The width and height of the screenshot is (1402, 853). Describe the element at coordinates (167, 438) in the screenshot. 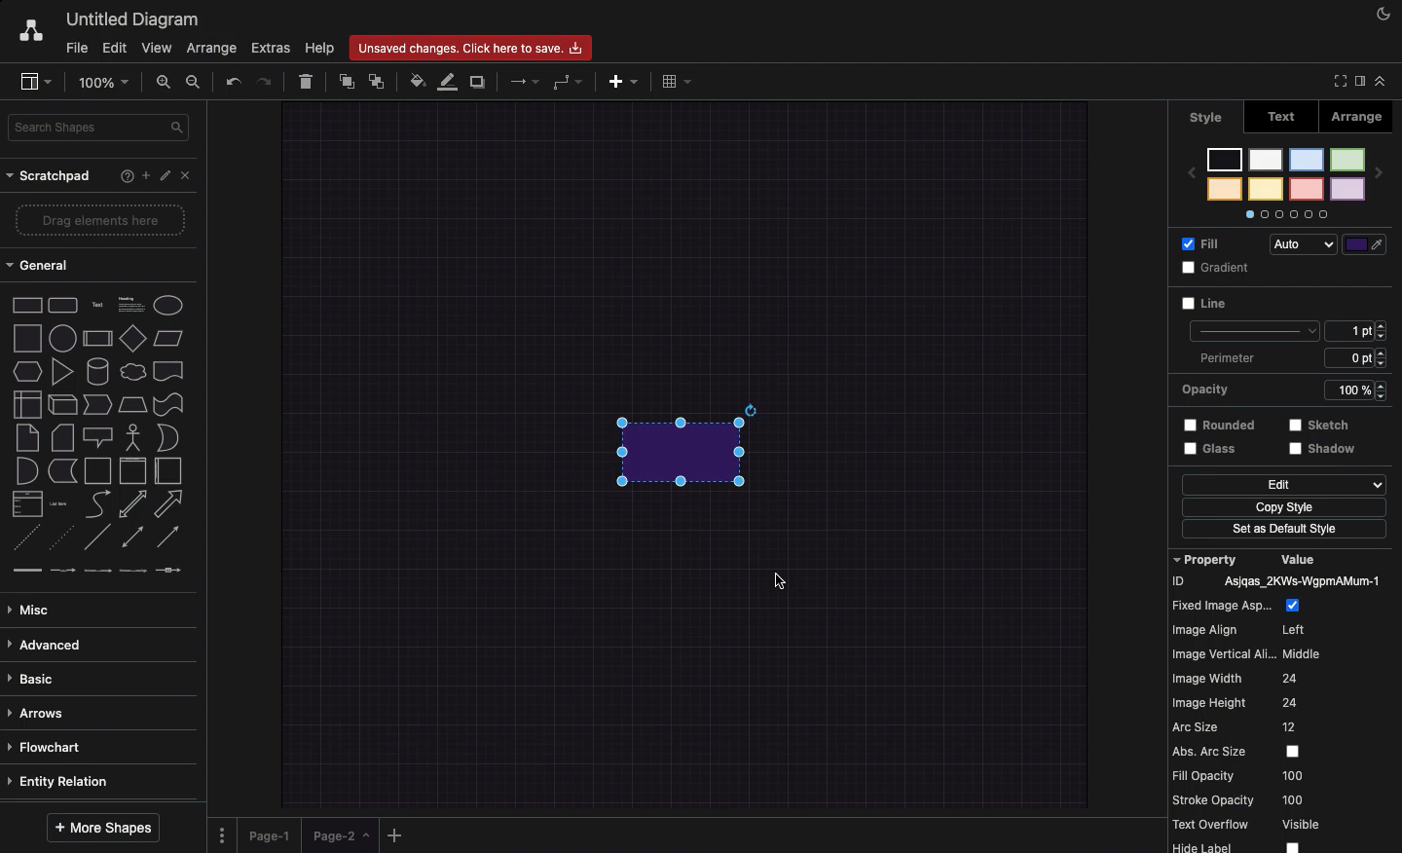

I see `or` at that location.